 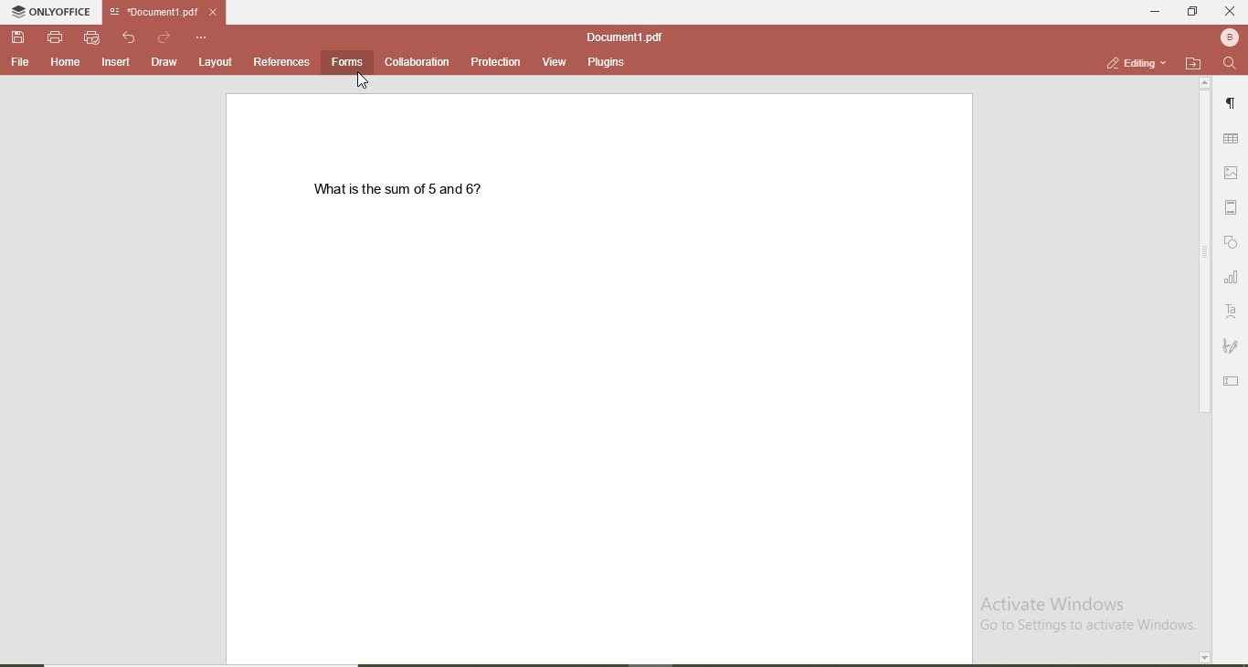 I want to click on what is the sum of 5 and 6?, so click(x=400, y=191).